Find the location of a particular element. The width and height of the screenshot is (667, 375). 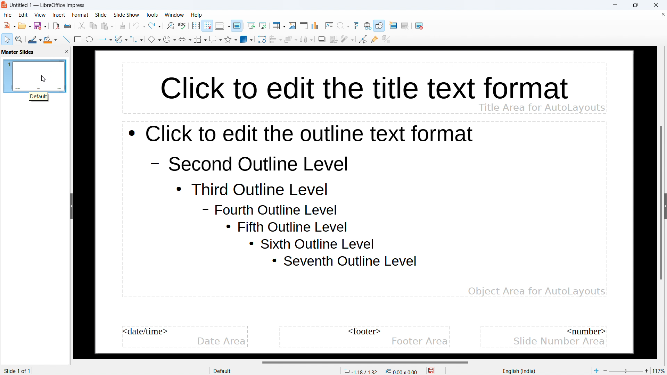

basic shapes is located at coordinates (154, 39).